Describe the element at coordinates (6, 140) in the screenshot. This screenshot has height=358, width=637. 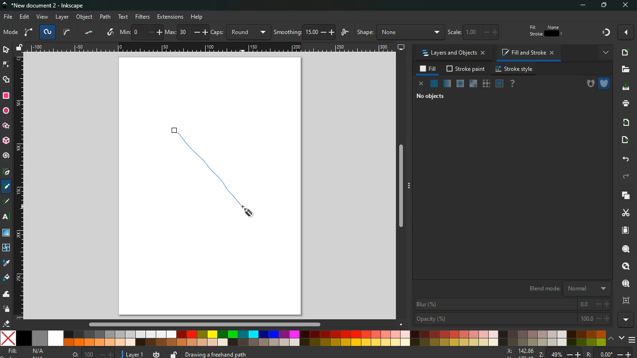
I see `3d tool box` at that location.